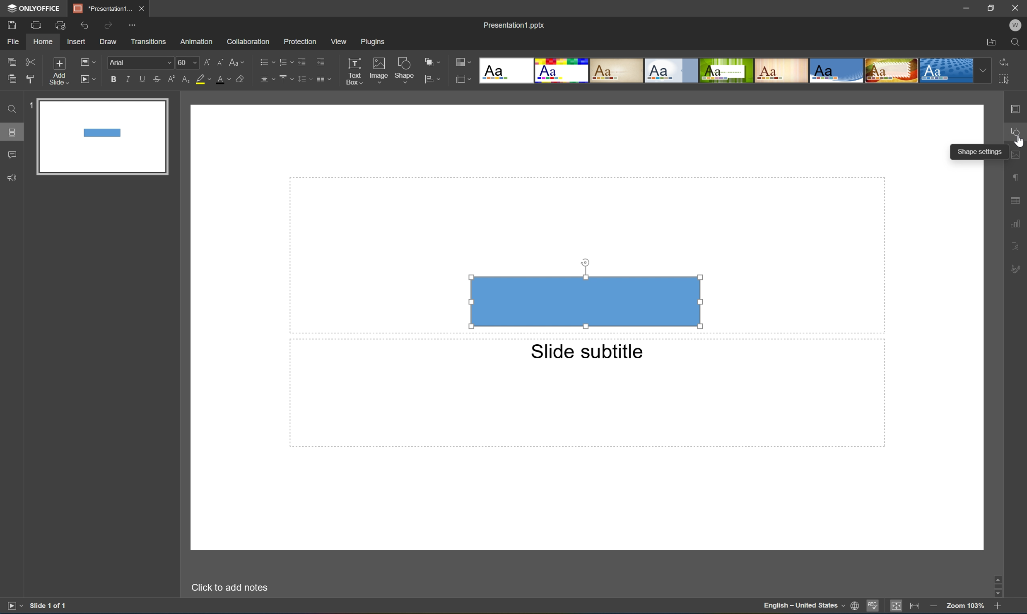  Describe the element at coordinates (462, 78) in the screenshot. I see `icon` at that location.